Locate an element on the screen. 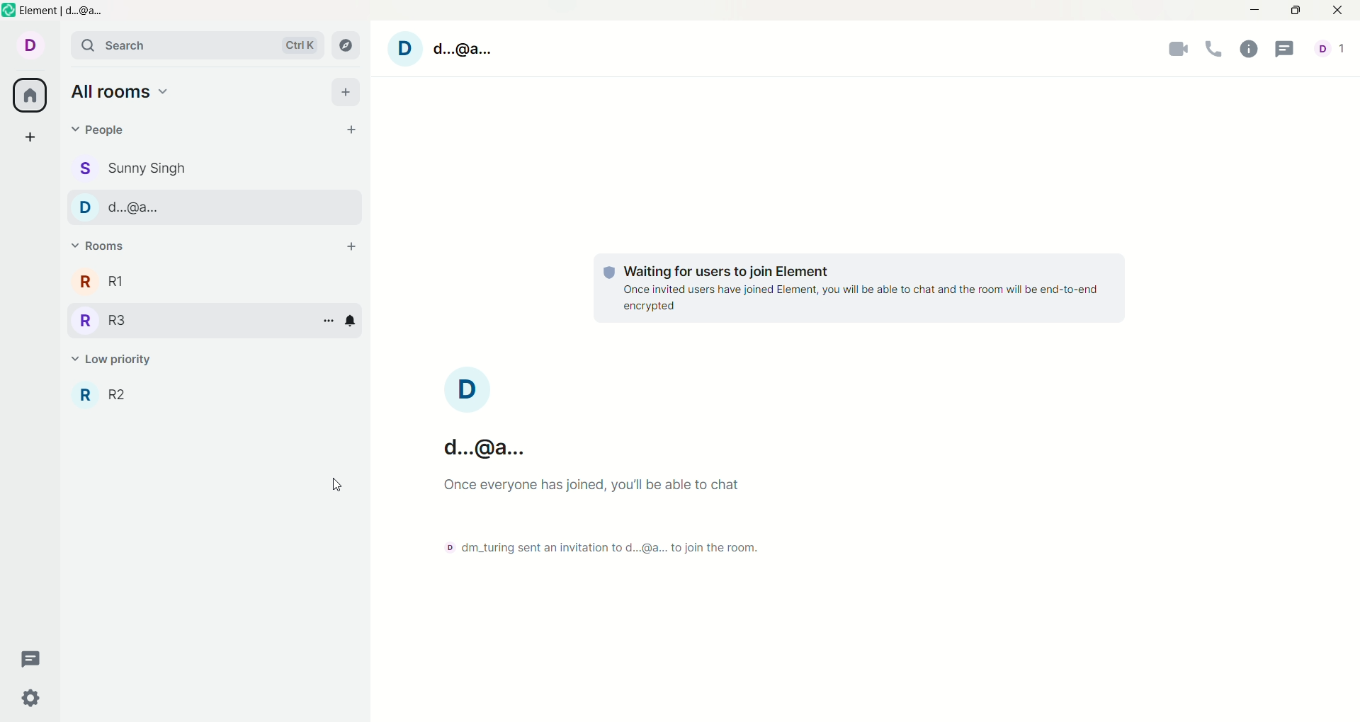  add is located at coordinates (347, 93).